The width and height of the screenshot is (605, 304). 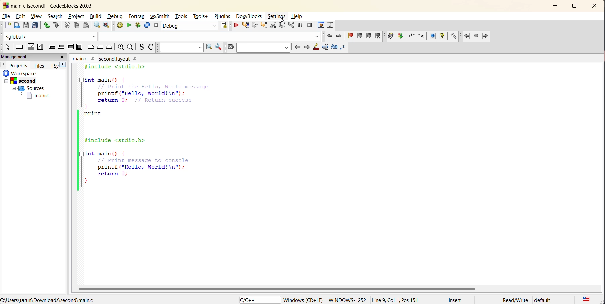 What do you see at coordinates (309, 25) in the screenshot?
I see `stop debugger` at bounding box center [309, 25].